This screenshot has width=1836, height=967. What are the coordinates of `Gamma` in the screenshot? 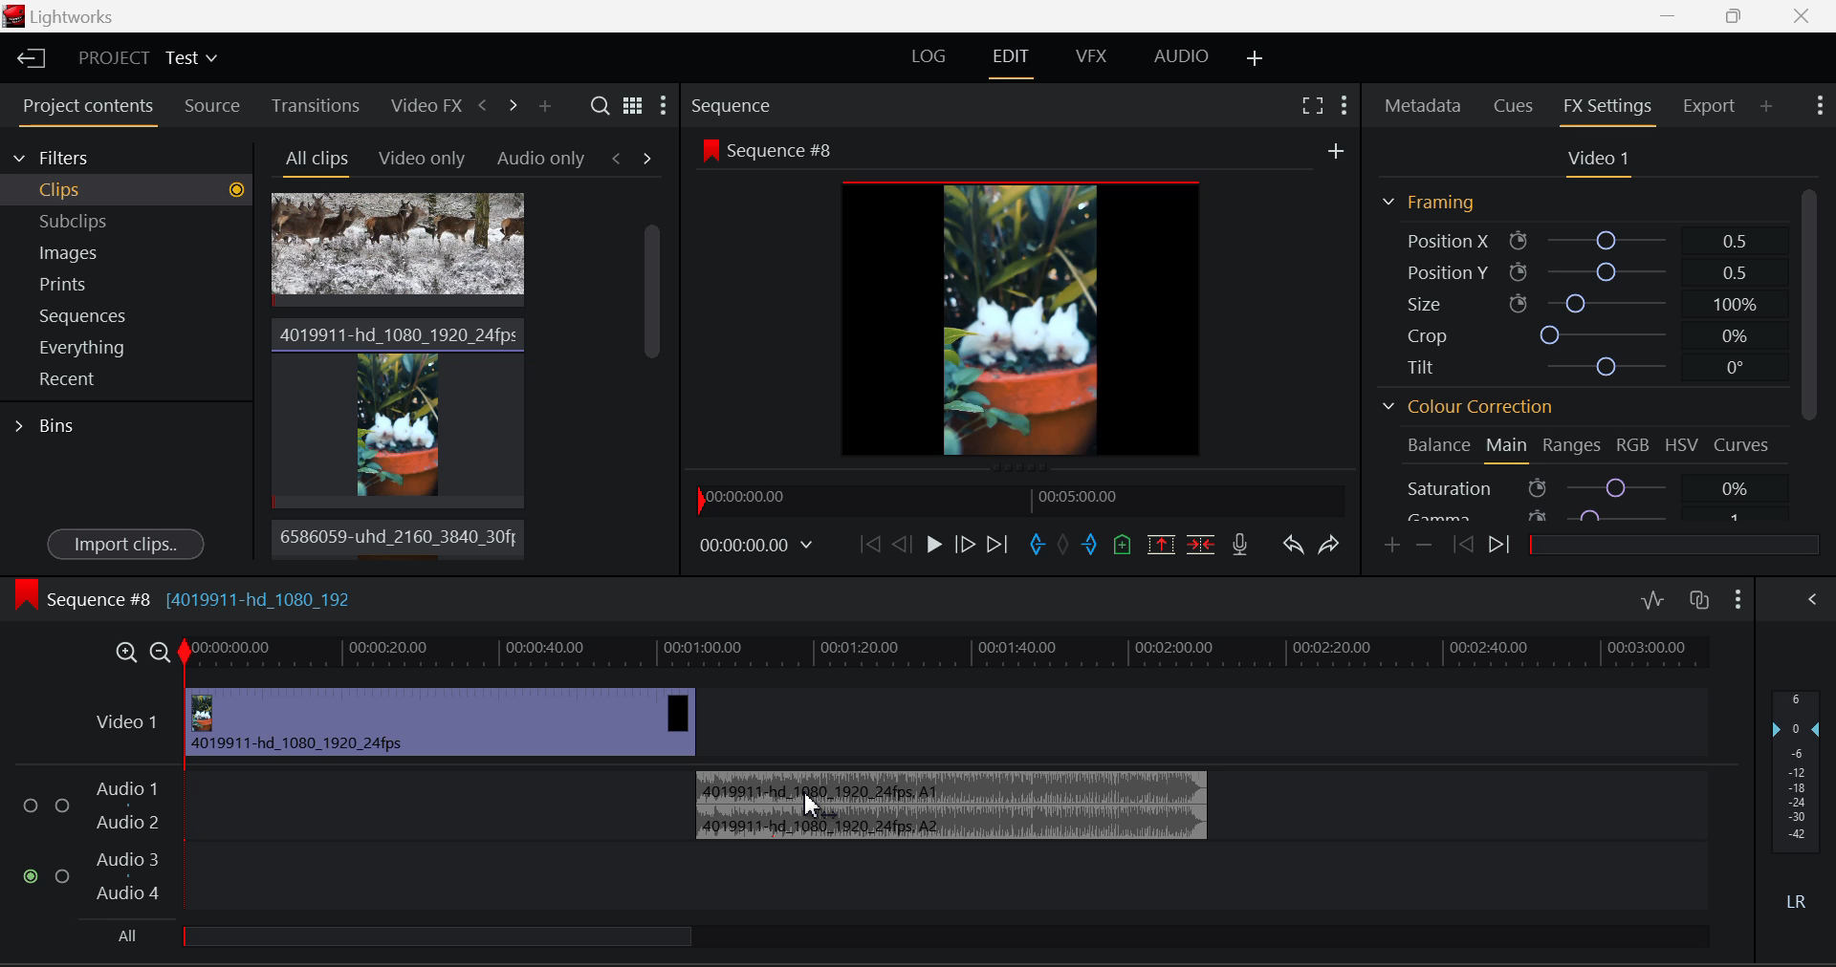 It's located at (1591, 515).